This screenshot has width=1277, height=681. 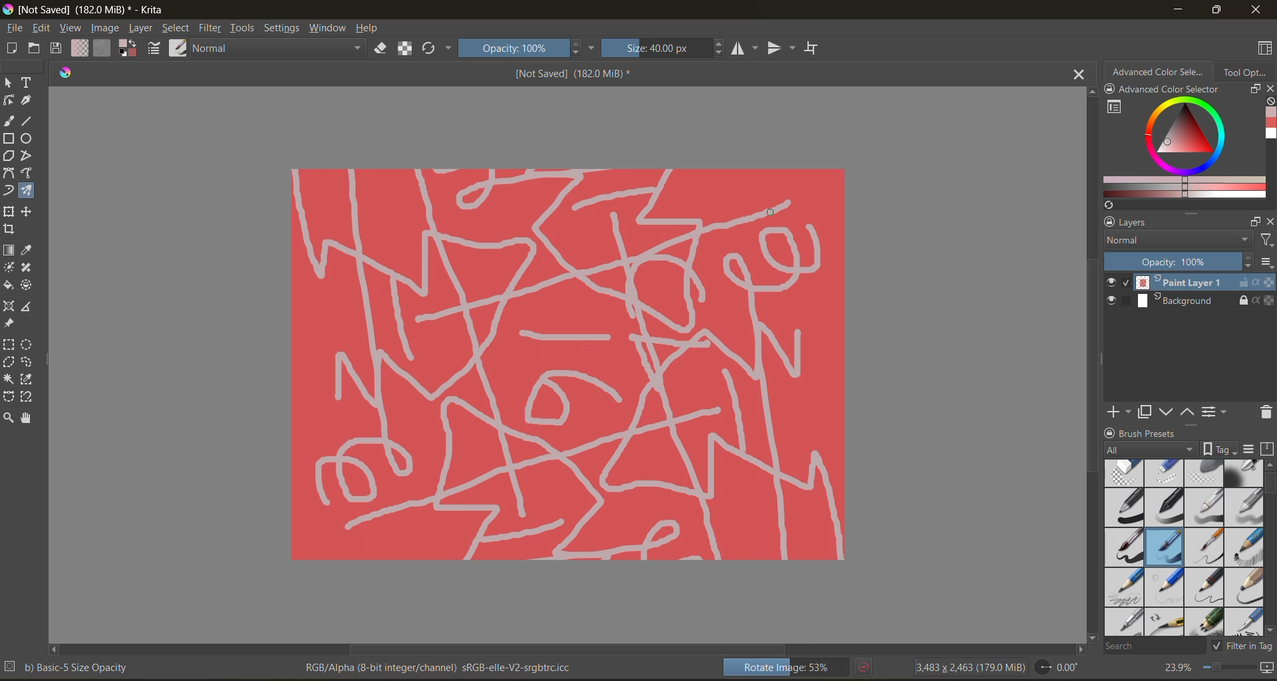 I want to click on minimize, so click(x=1178, y=9).